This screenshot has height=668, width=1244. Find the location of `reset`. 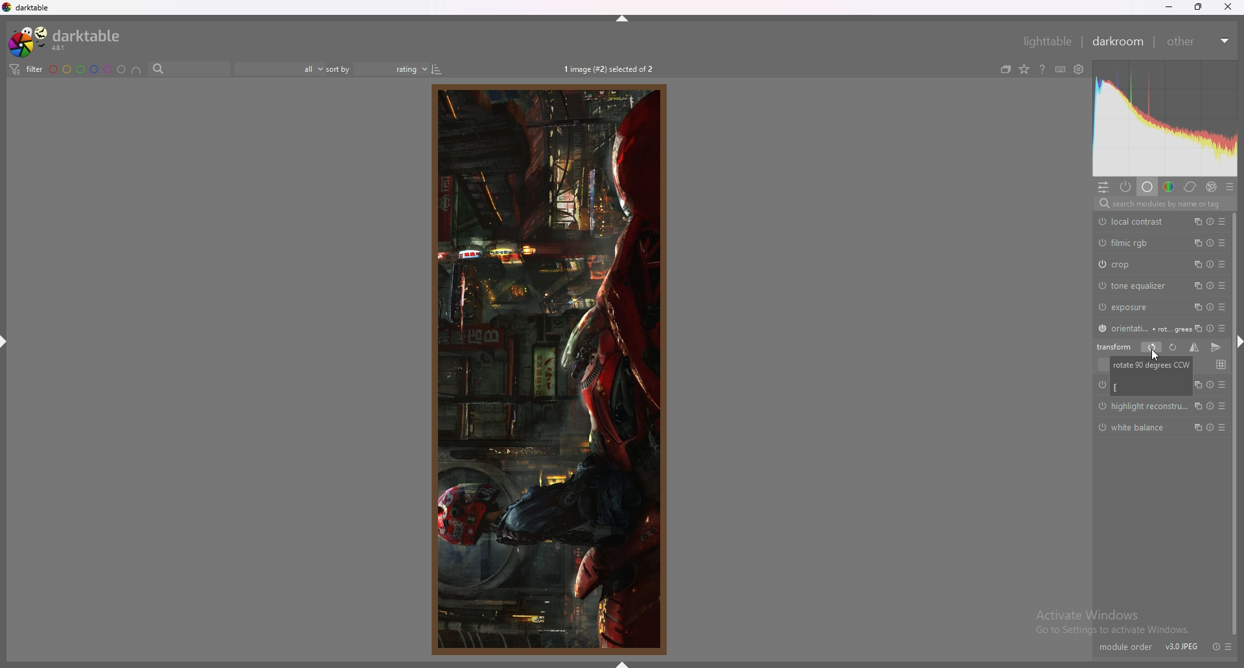

reset is located at coordinates (1214, 646).